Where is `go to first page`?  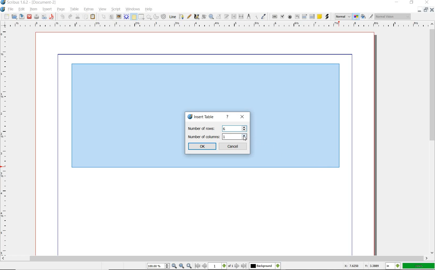
go to first page is located at coordinates (197, 266).